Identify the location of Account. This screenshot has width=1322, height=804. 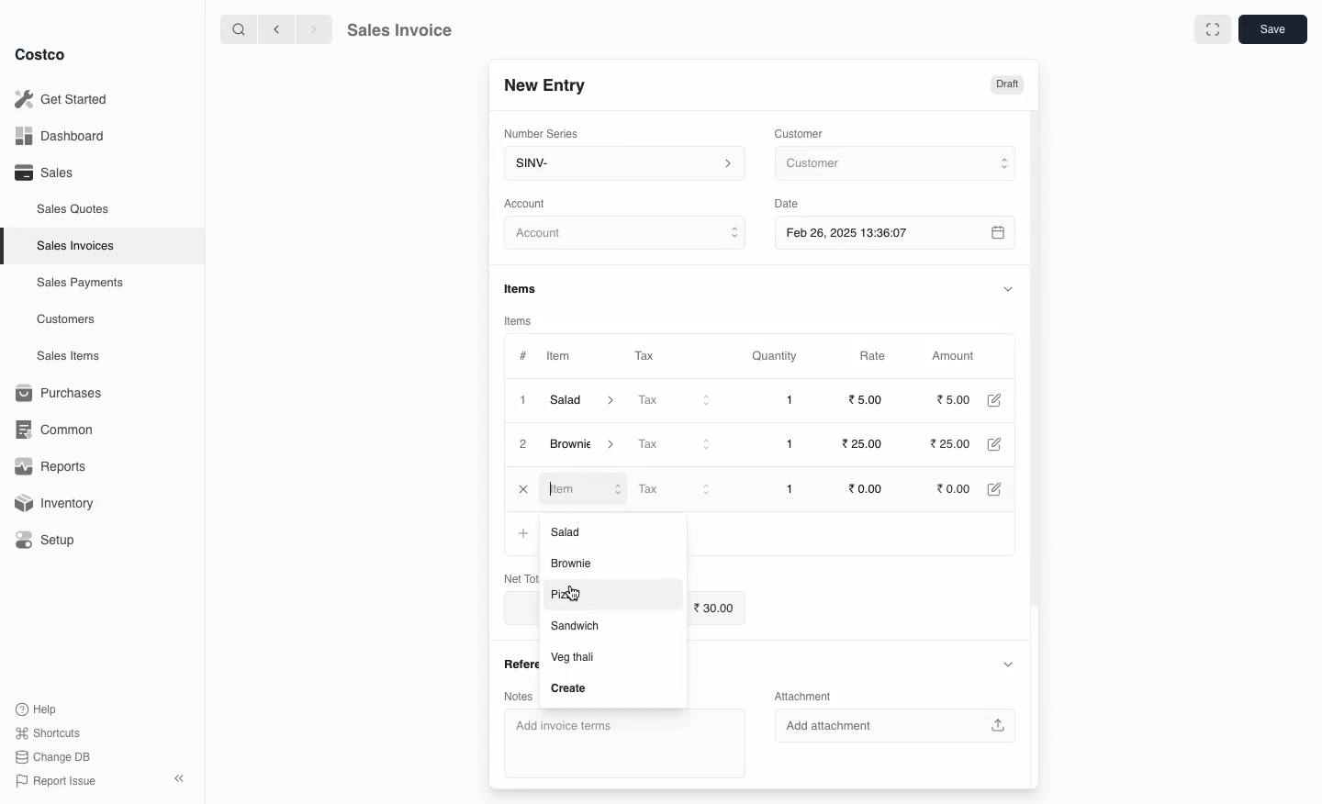
(626, 236).